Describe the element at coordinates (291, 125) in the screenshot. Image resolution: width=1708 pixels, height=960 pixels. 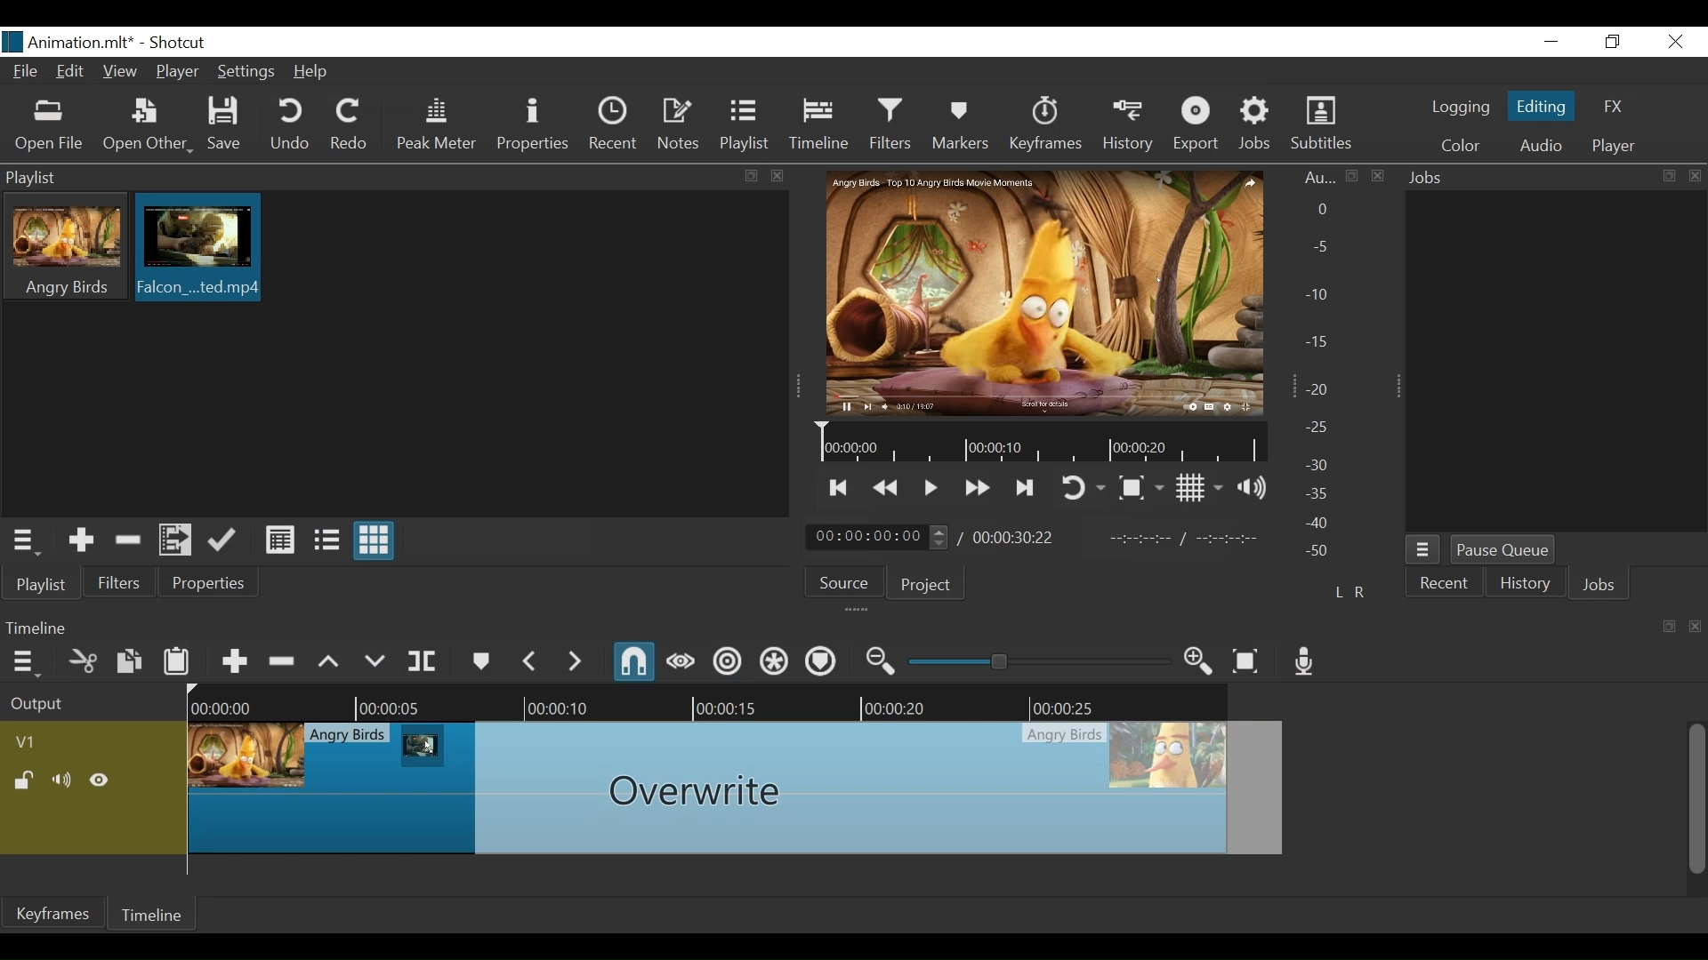
I see `Undo` at that location.